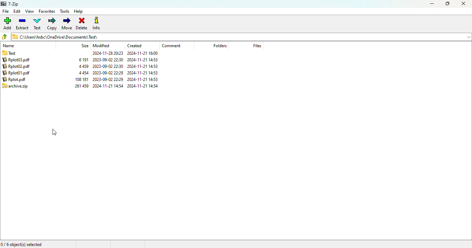 This screenshot has height=248, width=472. What do you see at coordinates (24, 60) in the screenshot?
I see `Test.zip ` at bounding box center [24, 60].